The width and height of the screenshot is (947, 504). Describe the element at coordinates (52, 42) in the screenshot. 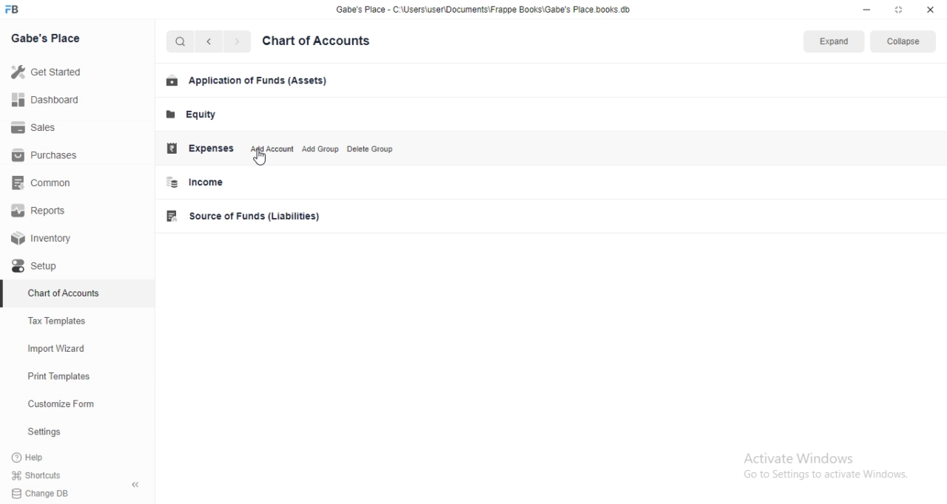

I see `Gabe's Place` at that location.